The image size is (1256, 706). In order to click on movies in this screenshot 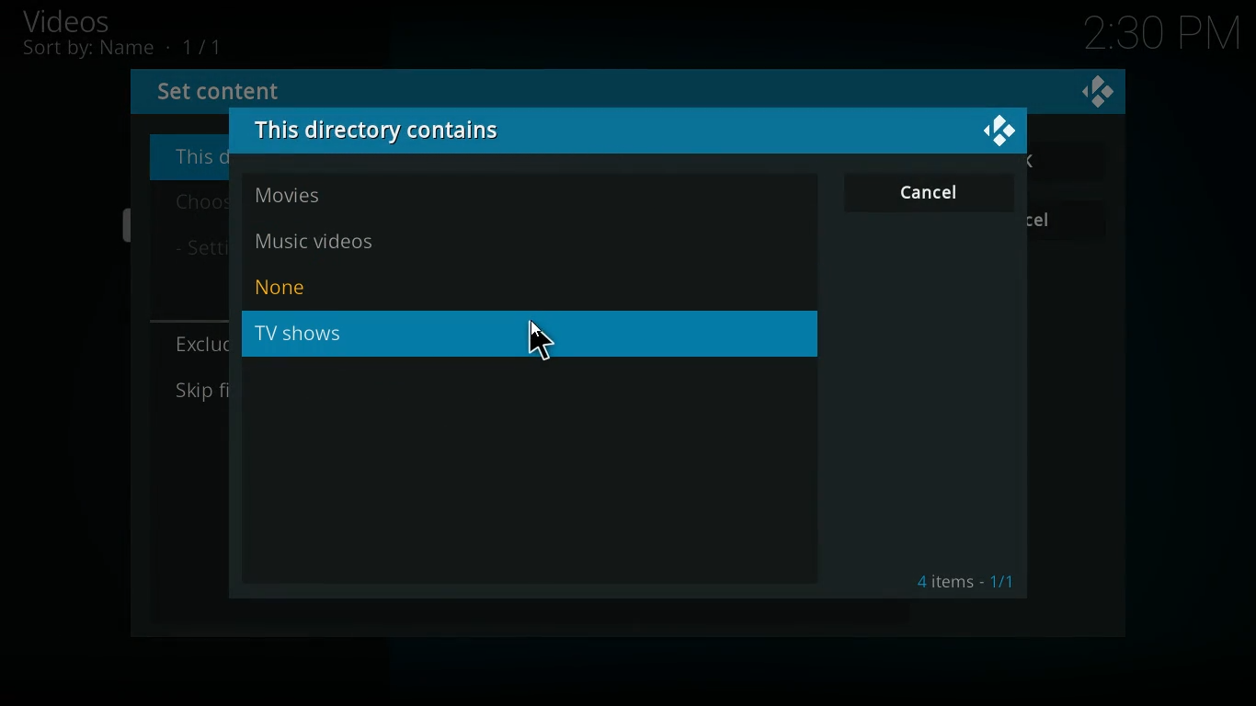, I will do `click(338, 197)`.